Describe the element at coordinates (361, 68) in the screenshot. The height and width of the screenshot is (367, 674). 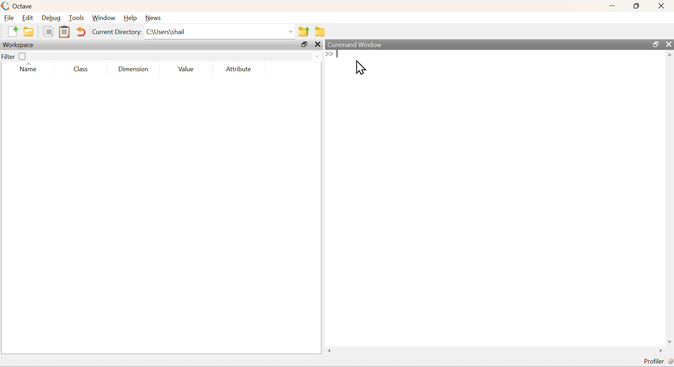
I see `cursor` at that location.